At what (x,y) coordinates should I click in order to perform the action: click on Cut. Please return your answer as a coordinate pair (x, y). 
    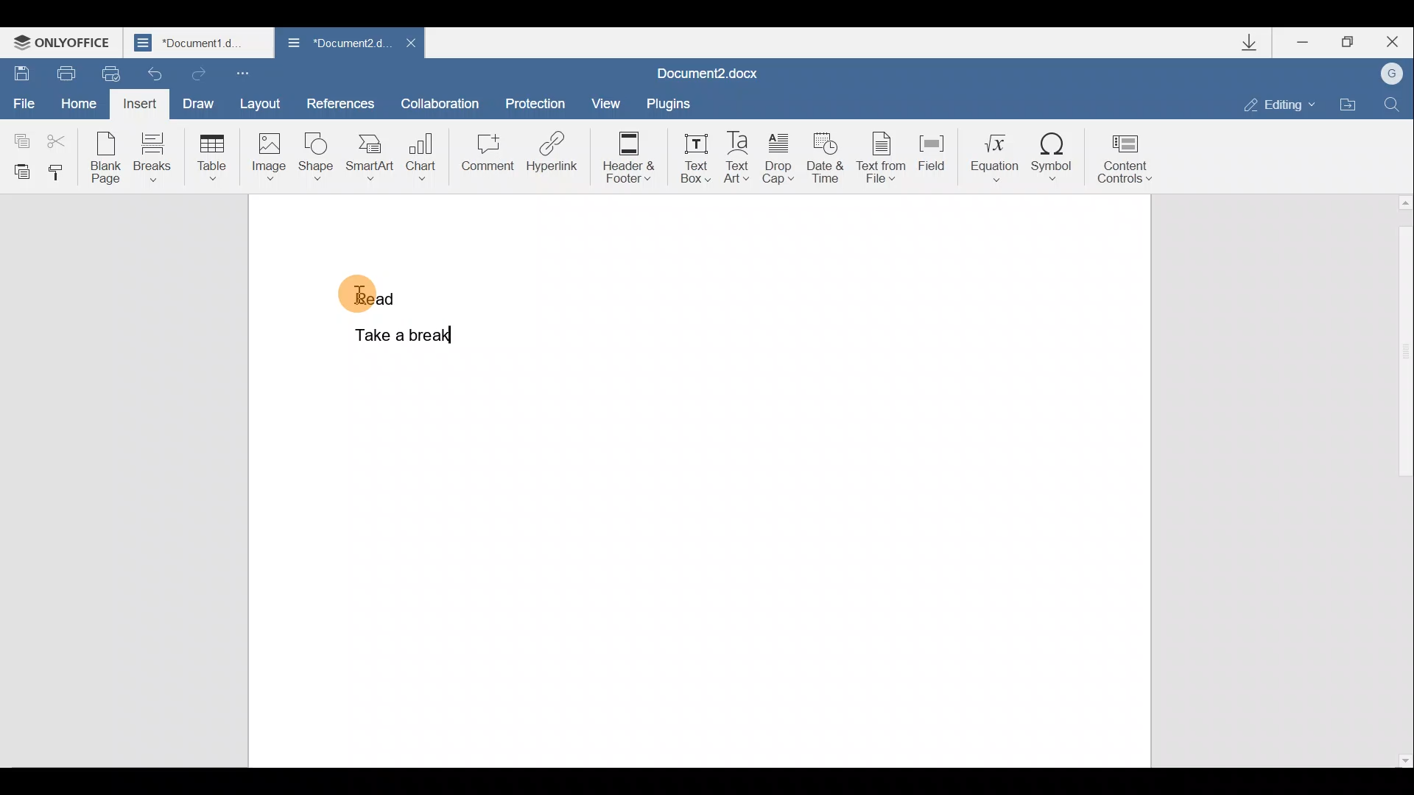
    Looking at the image, I should click on (61, 135).